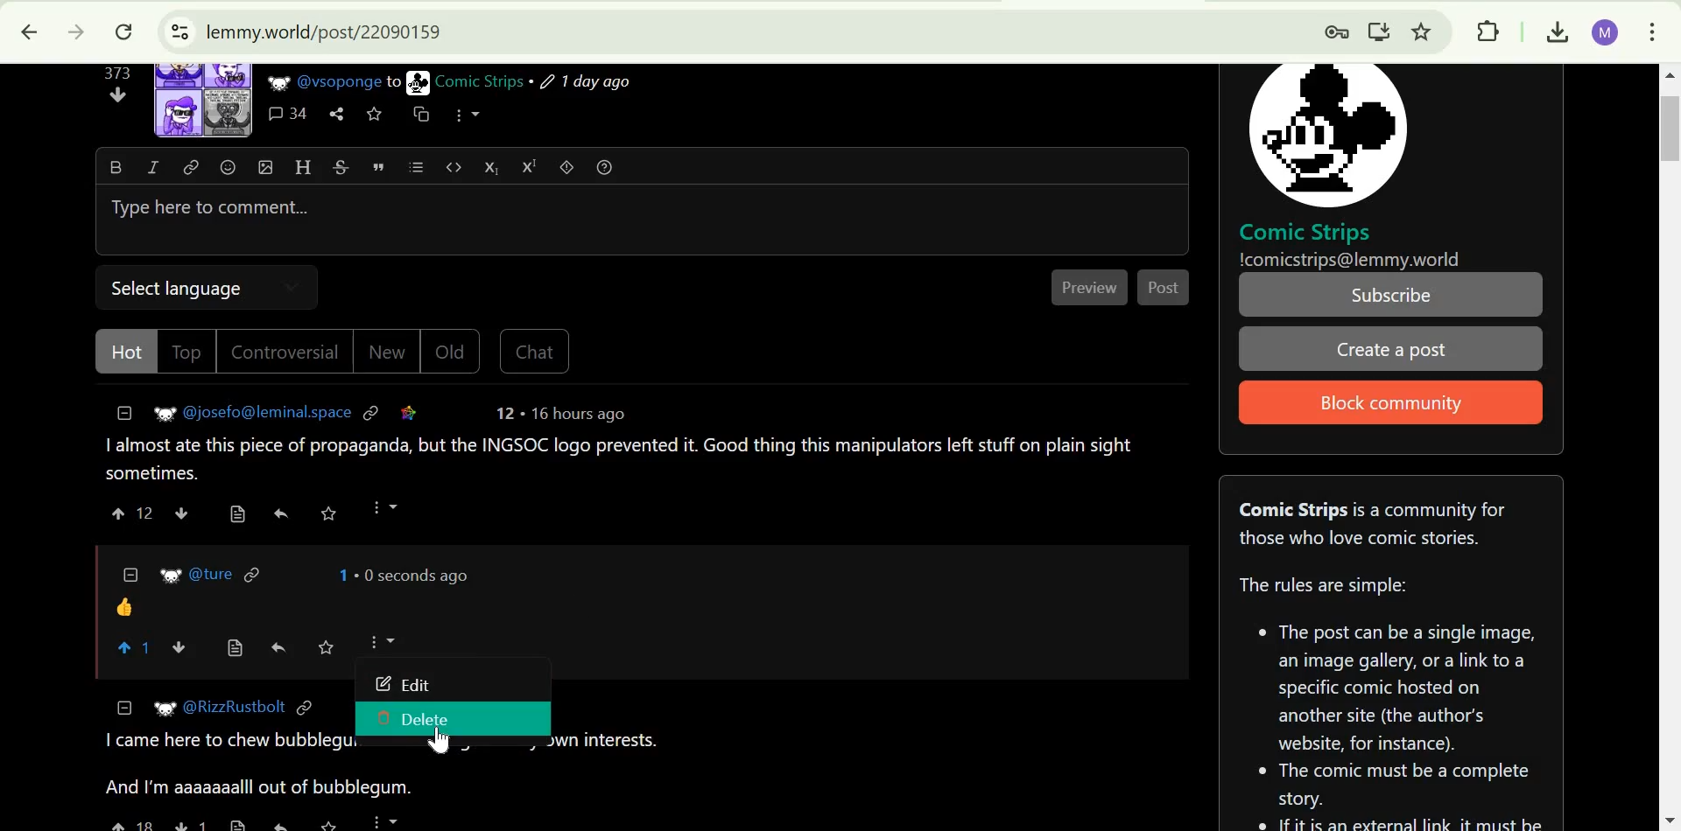 This screenshot has height=831, width=1681. I want to click on Emoji, so click(228, 167).